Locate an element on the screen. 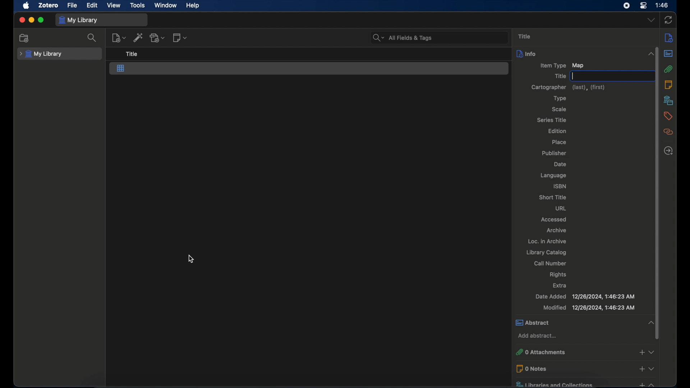  loc. in archive is located at coordinates (548, 241).